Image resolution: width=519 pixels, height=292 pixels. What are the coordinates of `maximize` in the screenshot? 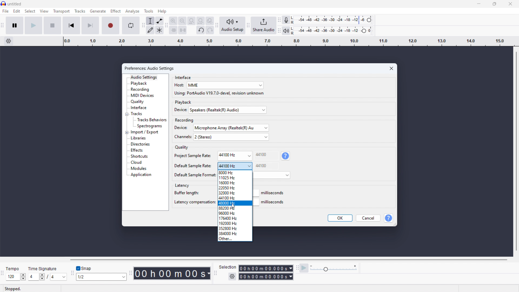 It's located at (494, 4).